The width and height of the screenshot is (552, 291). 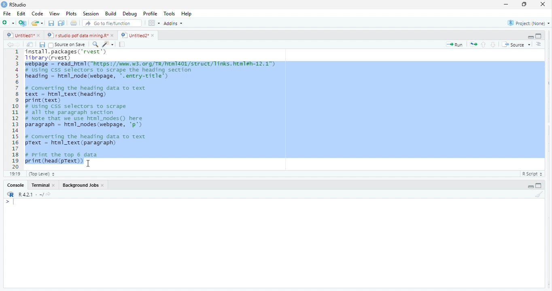 I want to click on ‘Session, so click(x=90, y=14).